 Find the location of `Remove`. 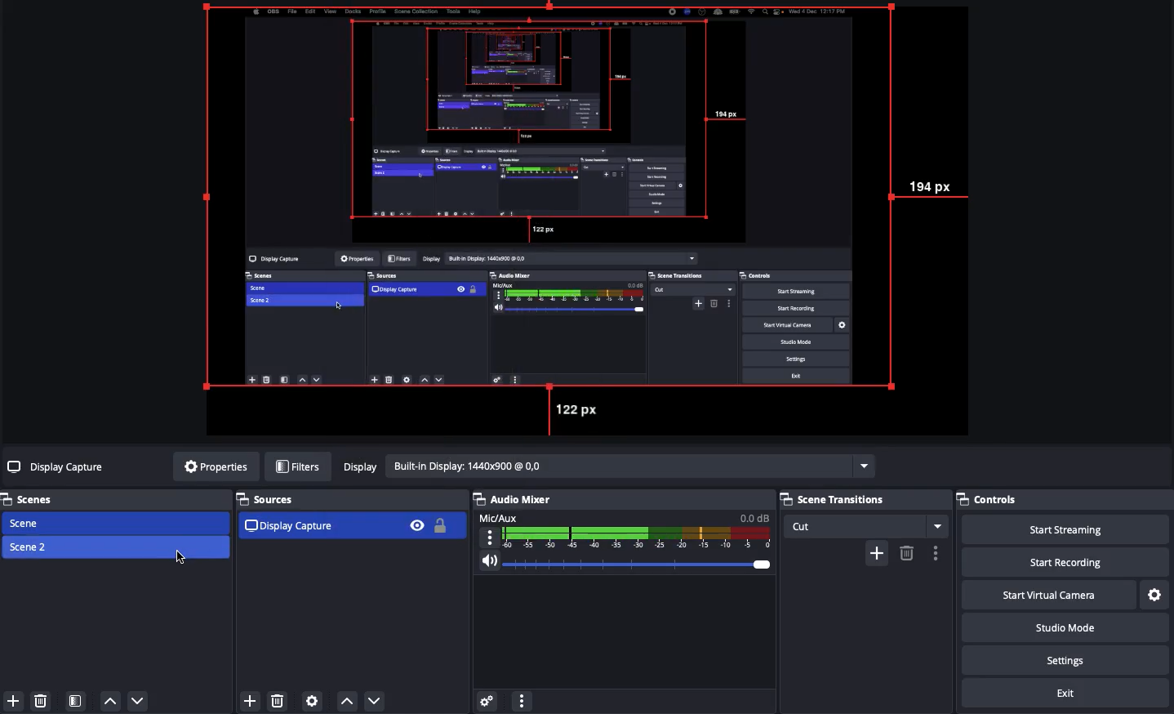

Remove is located at coordinates (40, 699).